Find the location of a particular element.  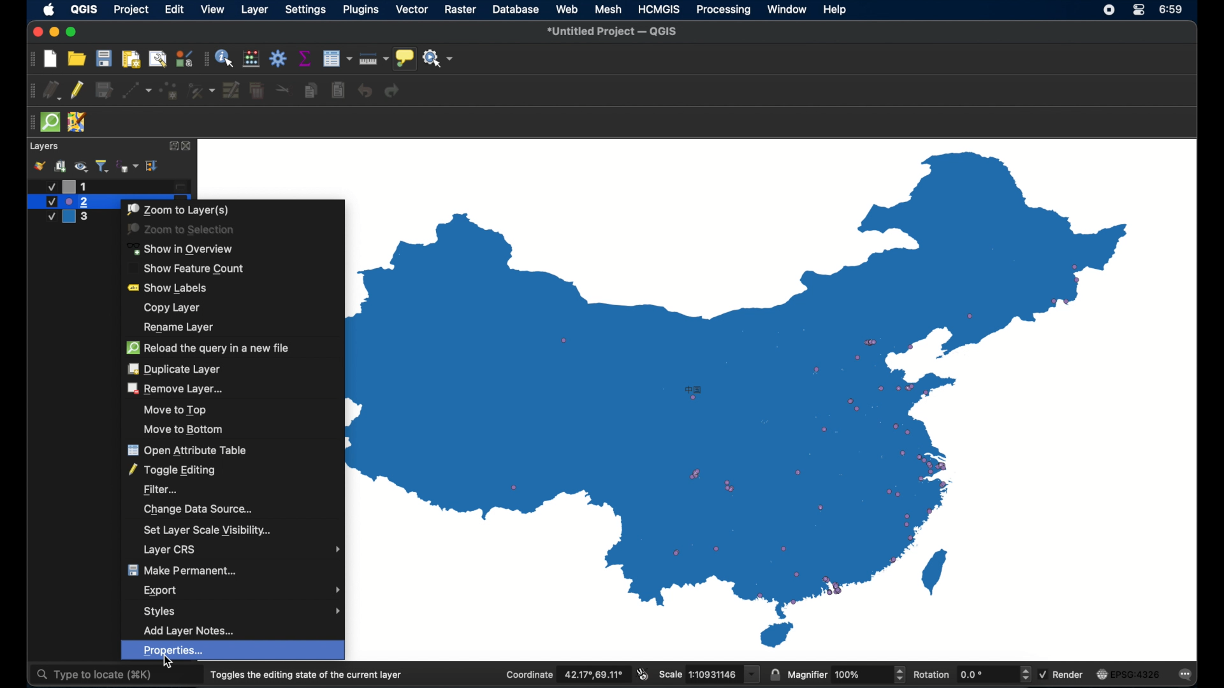

current crs is located at coordinates (1129, 673).